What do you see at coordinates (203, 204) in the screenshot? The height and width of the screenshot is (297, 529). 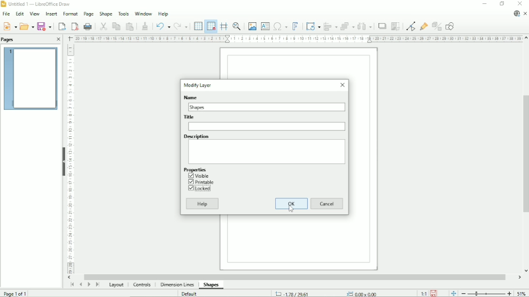 I see `Help` at bounding box center [203, 204].